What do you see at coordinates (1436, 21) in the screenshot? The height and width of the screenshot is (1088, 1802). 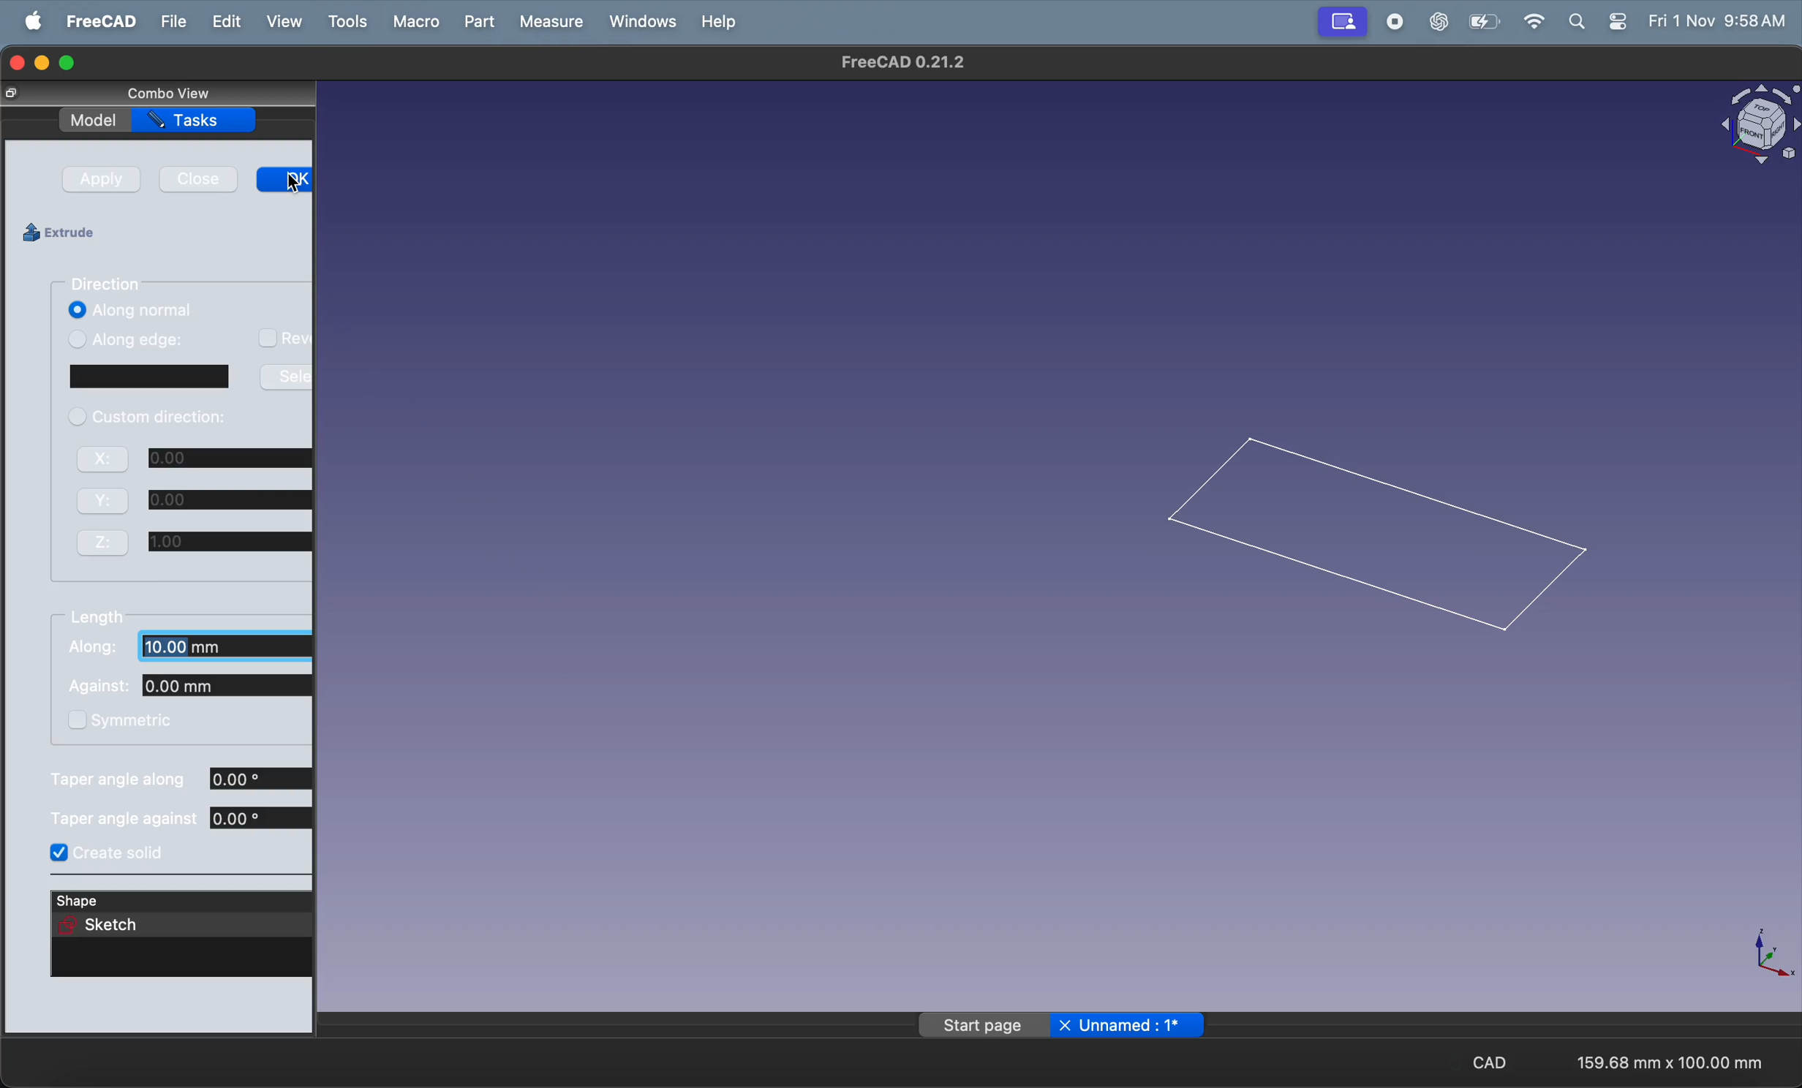 I see `chatgpt` at bounding box center [1436, 21].